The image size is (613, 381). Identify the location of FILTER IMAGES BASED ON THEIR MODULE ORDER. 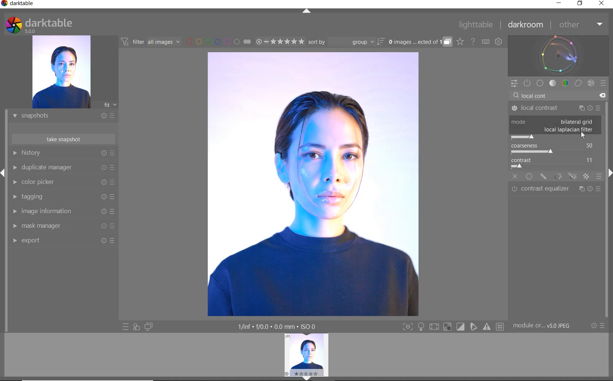
(151, 43).